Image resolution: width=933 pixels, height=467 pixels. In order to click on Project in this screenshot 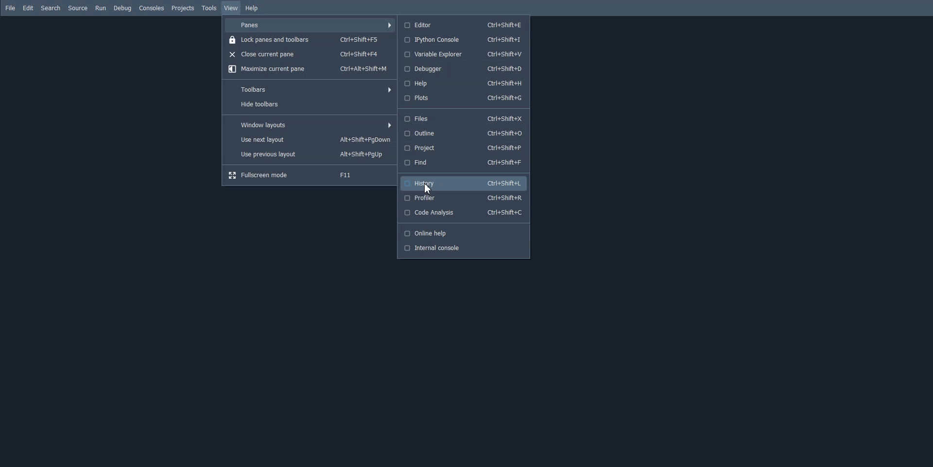, I will do `click(462, 148)`.